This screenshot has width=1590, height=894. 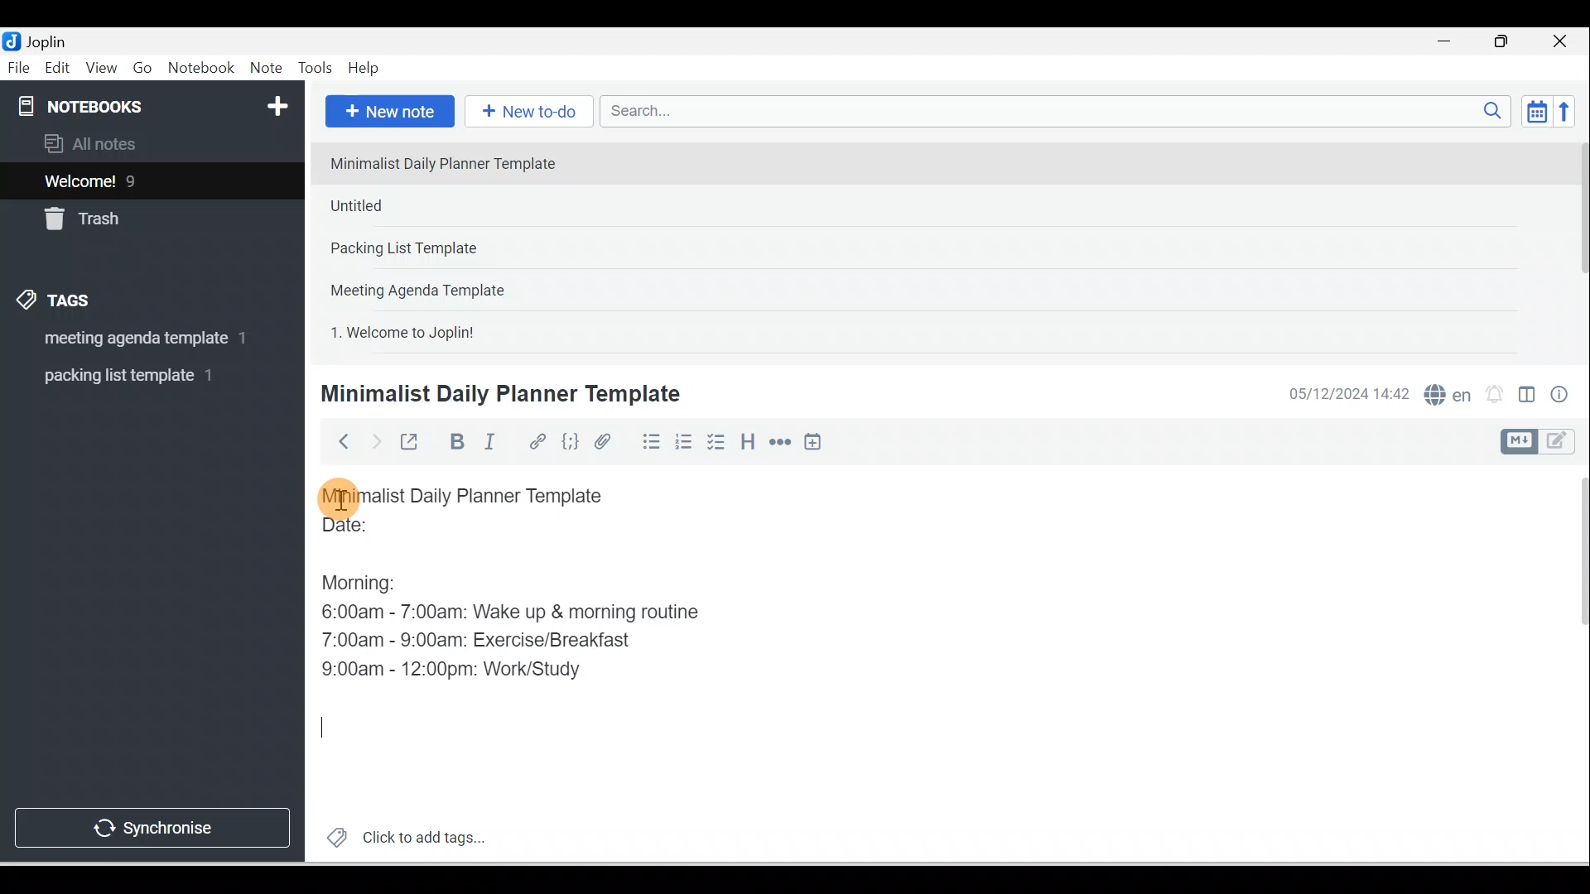 What do you see at coordinates (1061, 111) in the screenshot?
I see `Search bar` at bounding box center [1061, 111].